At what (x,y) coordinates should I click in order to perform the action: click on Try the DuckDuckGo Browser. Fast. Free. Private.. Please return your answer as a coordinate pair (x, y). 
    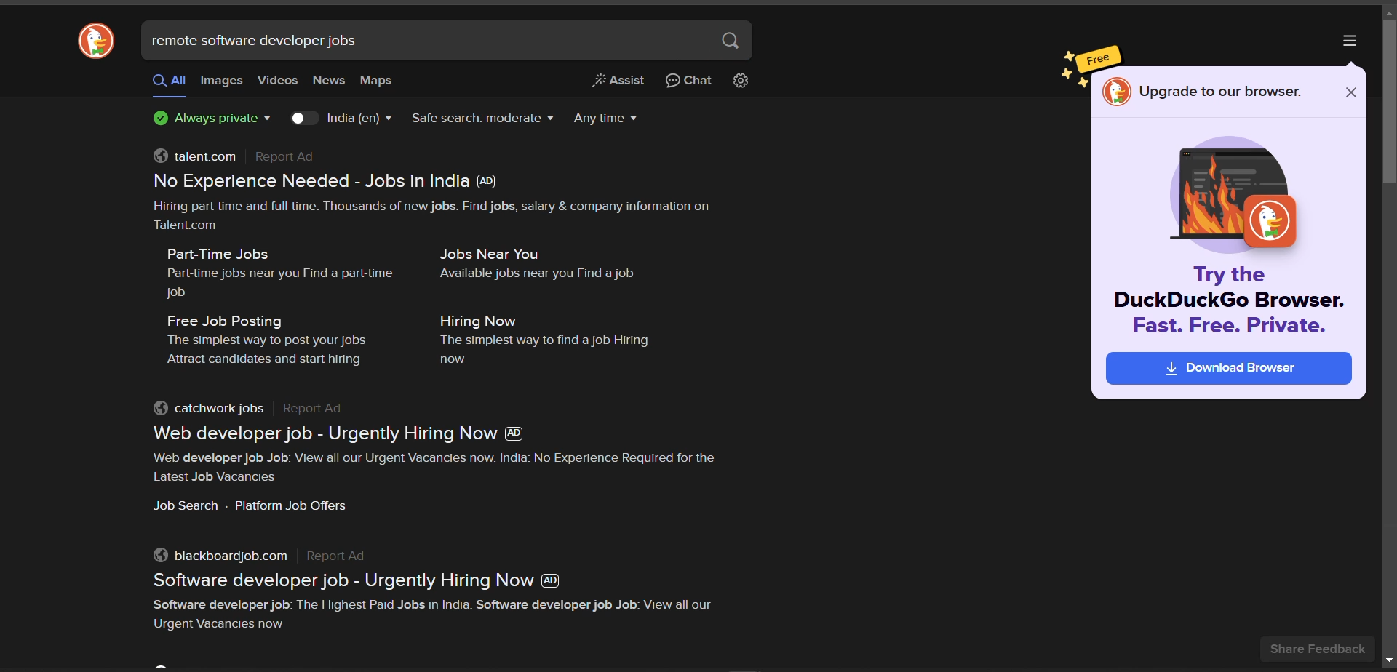
    Looking at the image, I should click on (1227, 303).